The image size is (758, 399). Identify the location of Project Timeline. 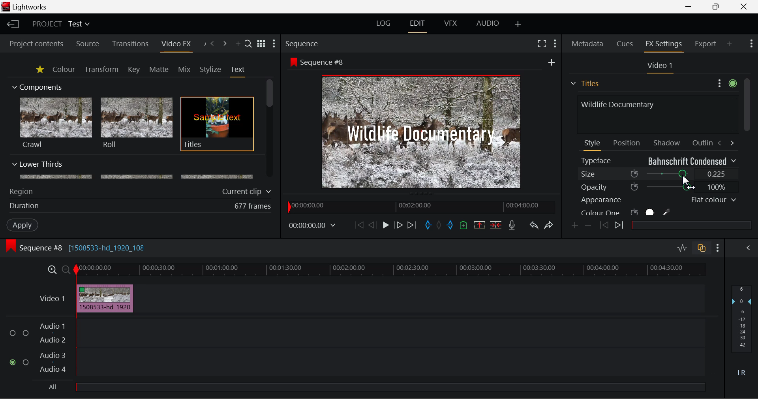
(390, 270).